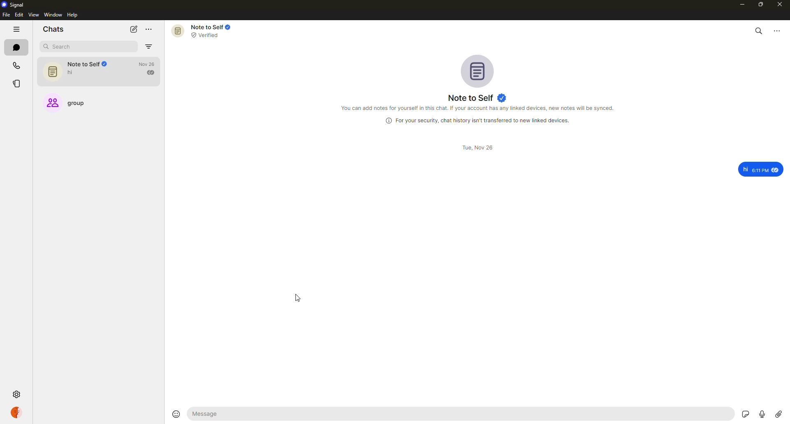 The image size is (790, 424). I want to click on minimize, so click(740, 5).